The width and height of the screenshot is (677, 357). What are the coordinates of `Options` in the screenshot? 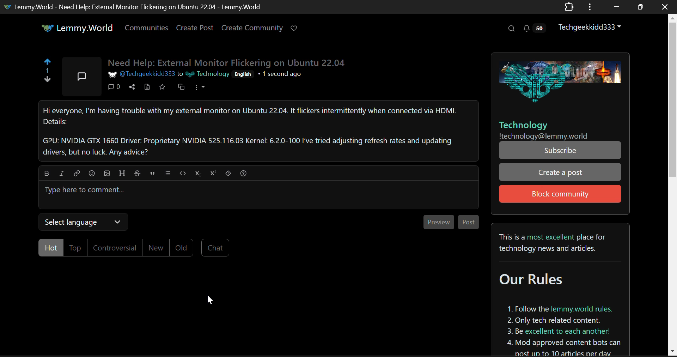 It's located at (199, 89).